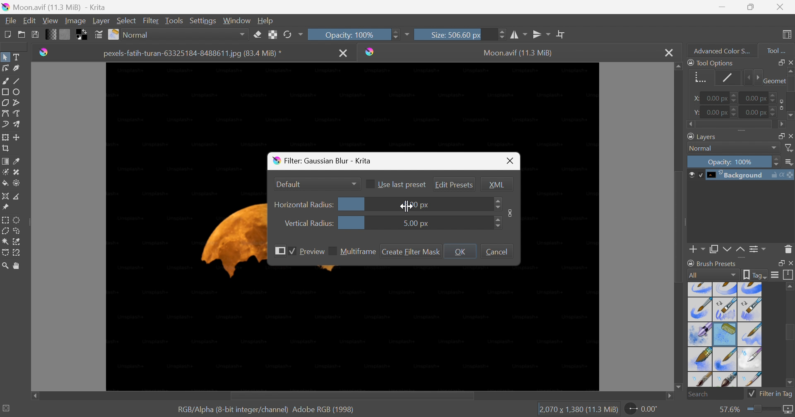 The width and height of the screenshot is (795, 417). Describe the element at coordinates (755, 275) in the screenshot. I see `tag` at that location.